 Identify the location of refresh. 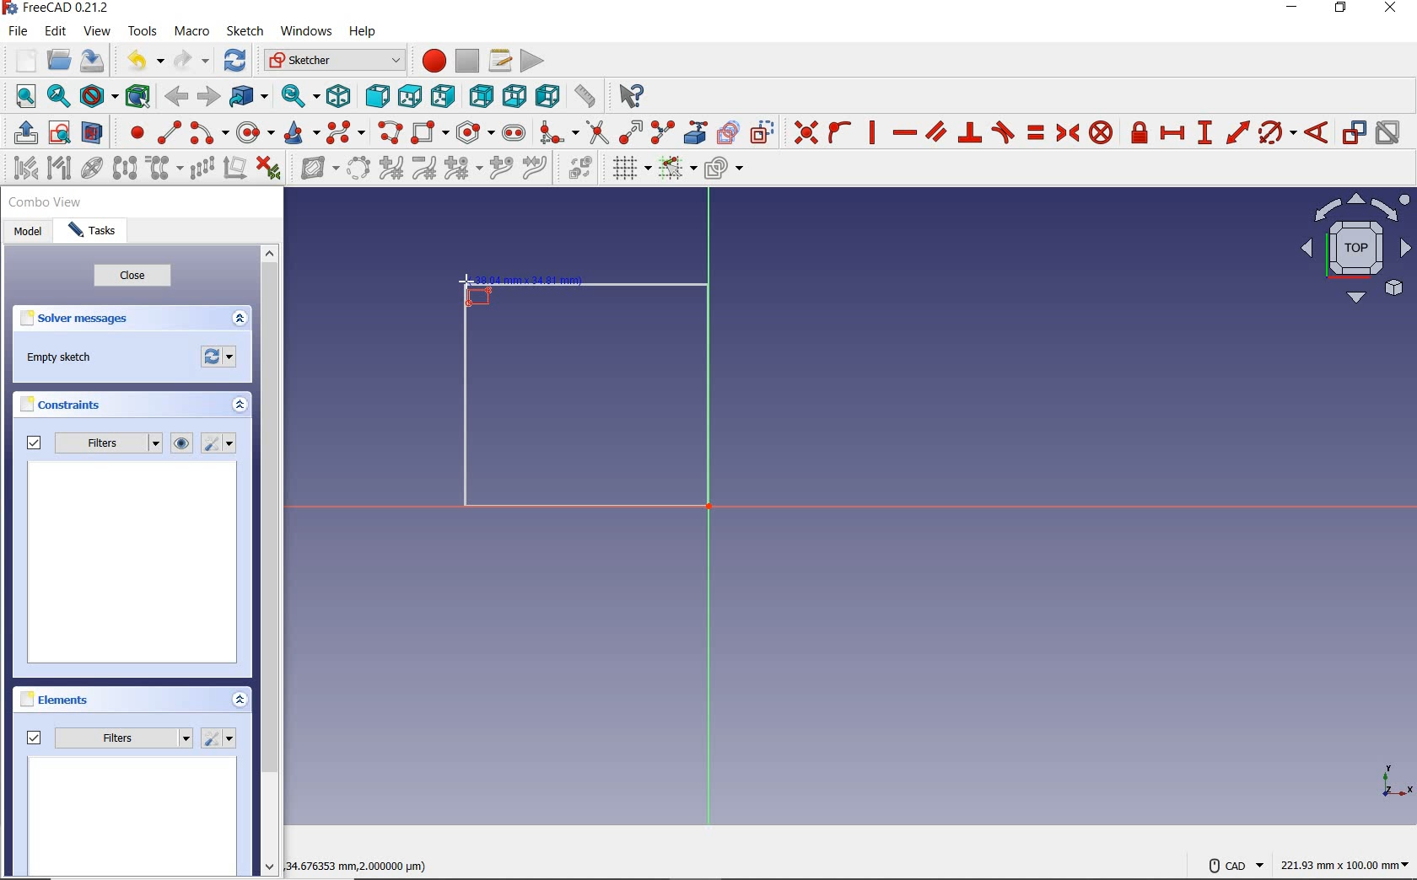
(234, 61).